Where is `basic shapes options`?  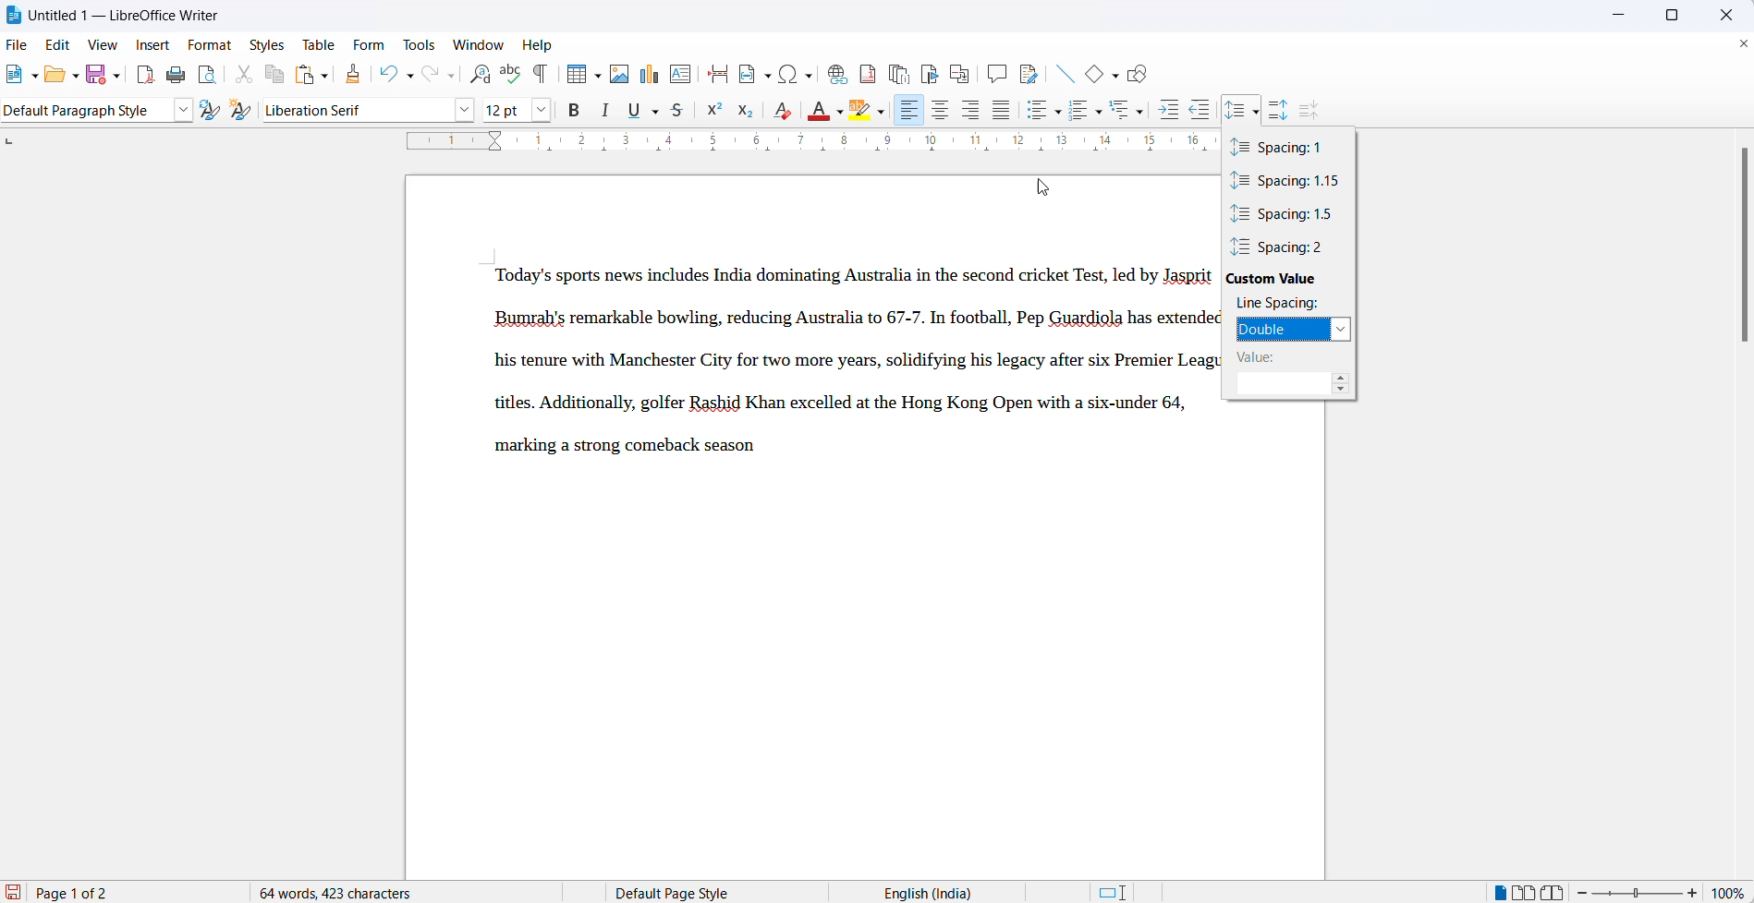 basic shapes options is located at coordinates (1113, 76).